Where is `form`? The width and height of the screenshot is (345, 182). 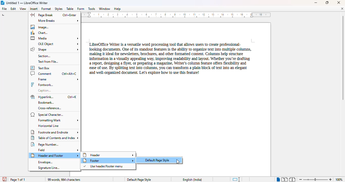 form is located at coordinates (81, 9).